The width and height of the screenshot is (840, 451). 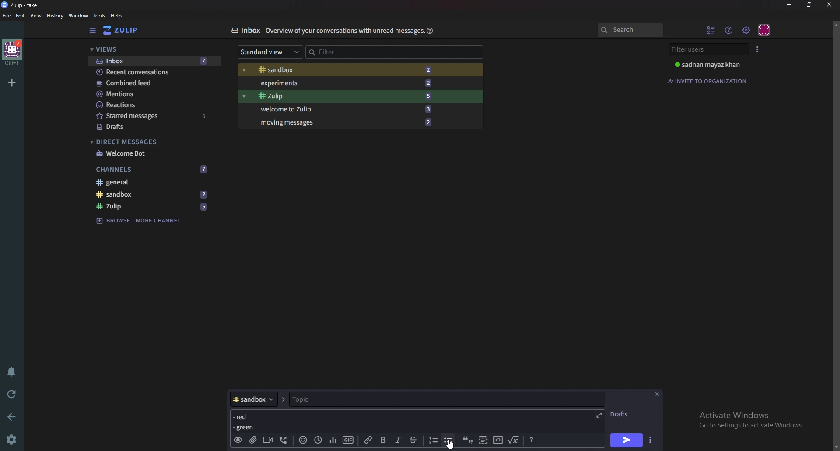 I want to click on Home view, so click(x=127, y=30).